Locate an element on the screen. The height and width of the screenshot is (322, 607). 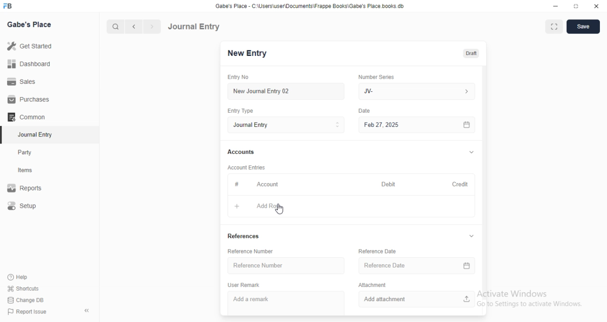
Search is located at coordinates (113, 27).